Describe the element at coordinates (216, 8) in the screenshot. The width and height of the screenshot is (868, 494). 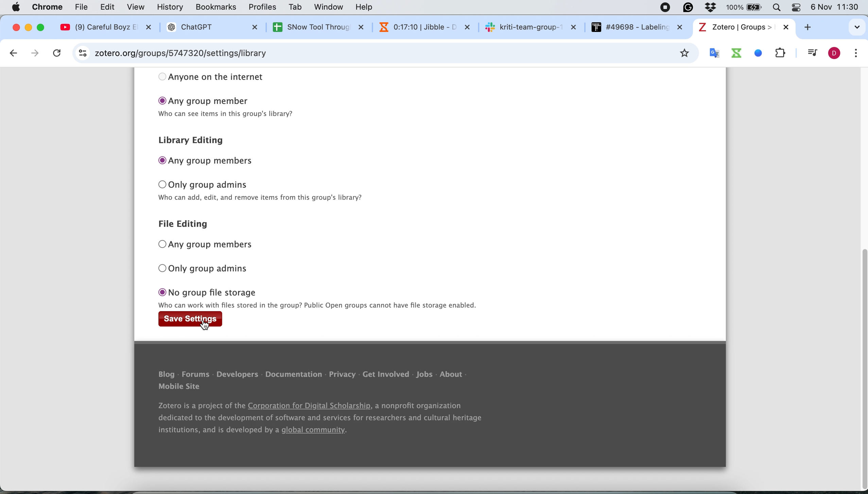
I see `bookmarks` at that location.